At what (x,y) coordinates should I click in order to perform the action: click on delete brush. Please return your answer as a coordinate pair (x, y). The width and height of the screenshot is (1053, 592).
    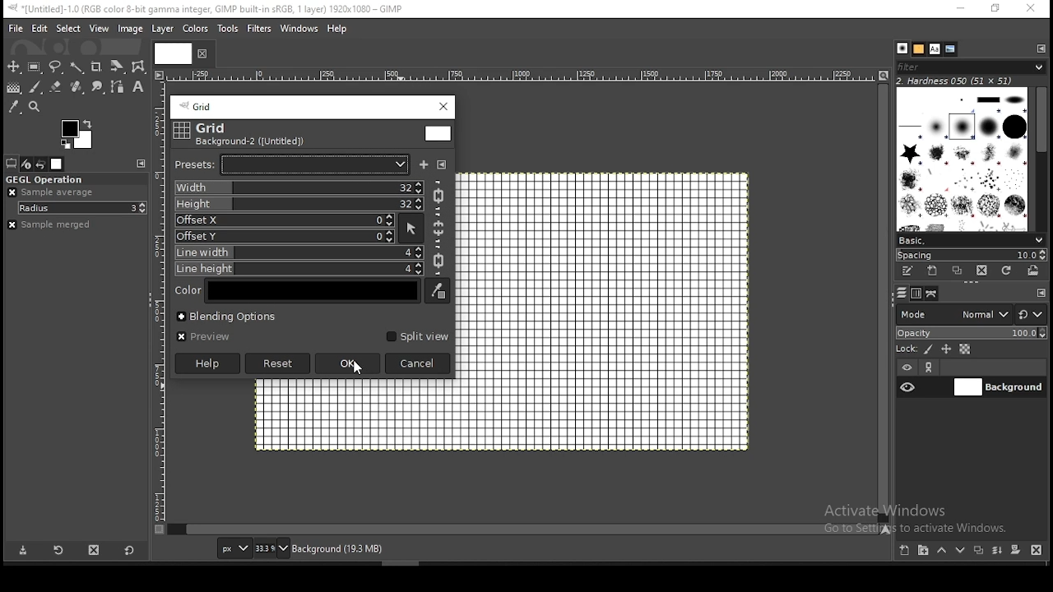
    Looking at the image, I should click on (982, 271).